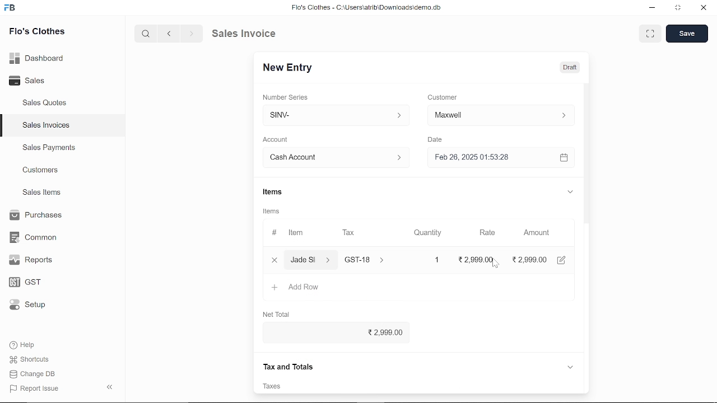  I want to click on Sales Invoice, so click(252, 33).